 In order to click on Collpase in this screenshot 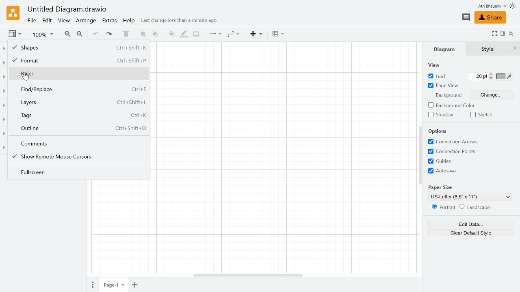, I will do `click(510, 34)`.